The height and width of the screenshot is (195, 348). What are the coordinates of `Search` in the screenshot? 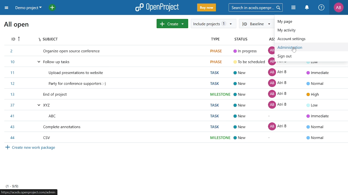 It's located at (257, 7).